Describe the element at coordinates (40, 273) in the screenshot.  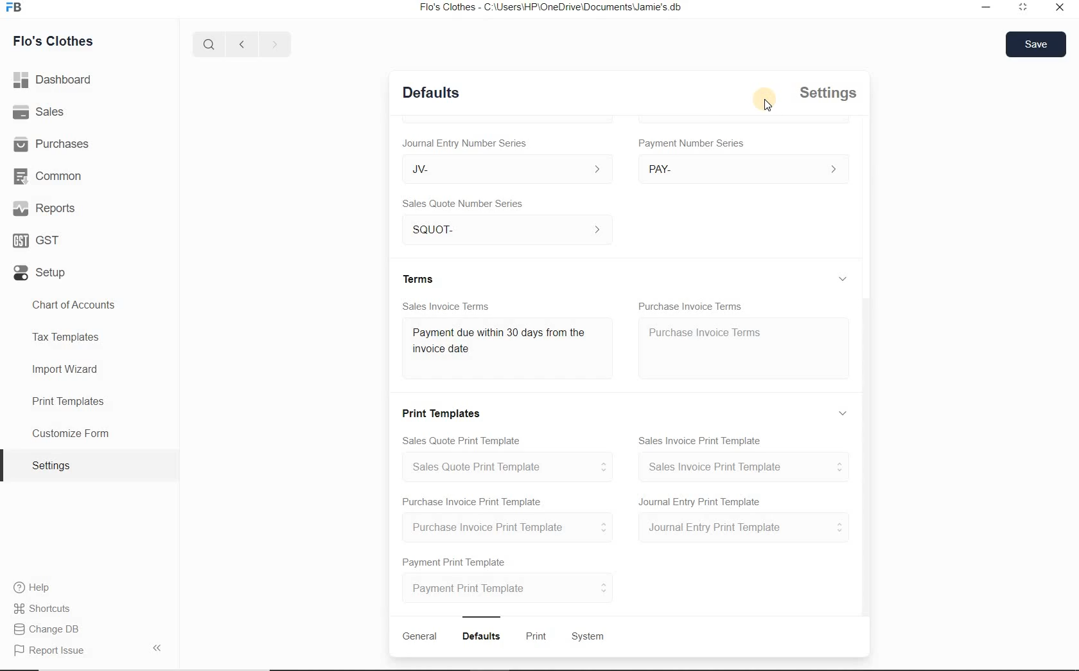
I see `Setup` at that location.